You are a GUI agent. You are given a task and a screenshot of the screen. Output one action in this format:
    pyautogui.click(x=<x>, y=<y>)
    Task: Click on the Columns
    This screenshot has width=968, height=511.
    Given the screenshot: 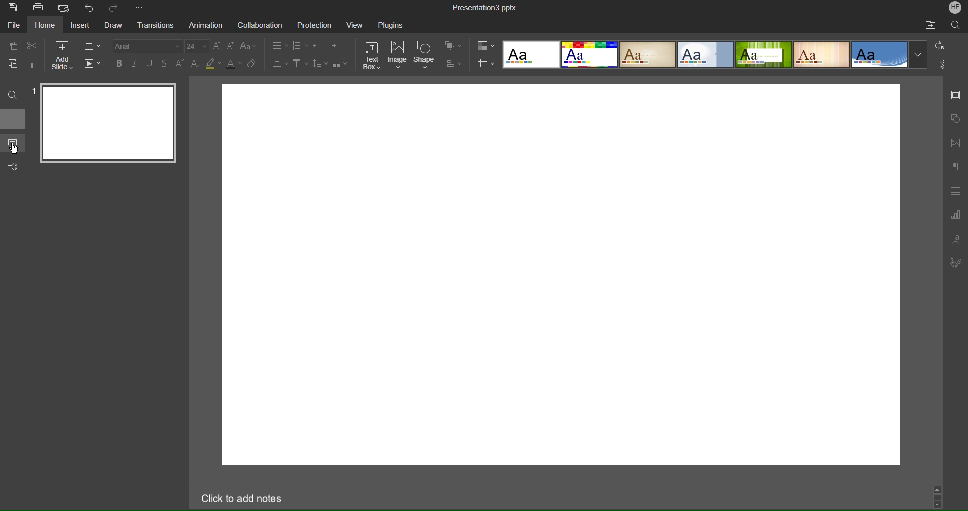 What is the action you would take?
    pyautogui.click(x=340, y=65)
    